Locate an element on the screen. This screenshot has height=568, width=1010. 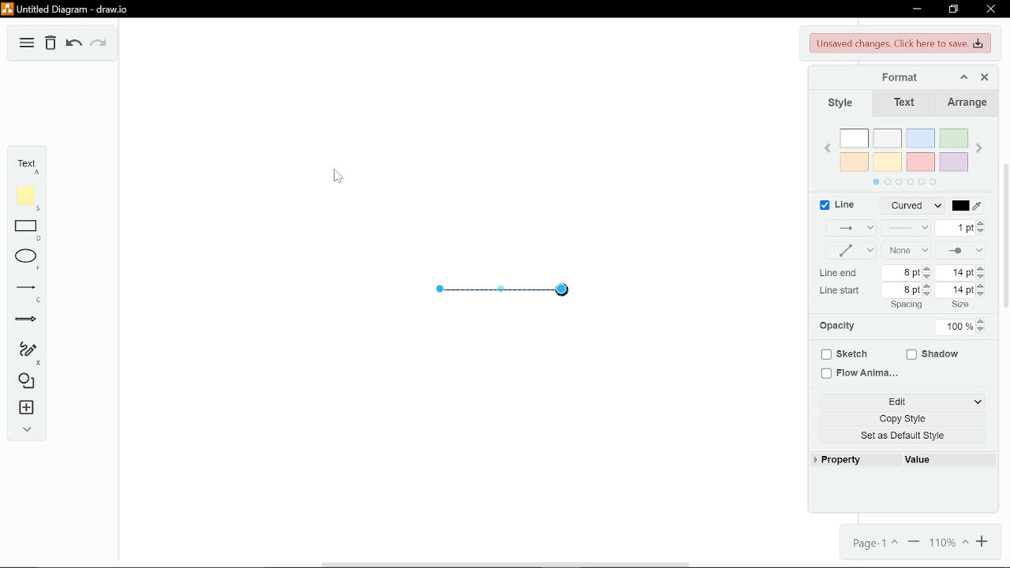
Increase opacity is located at coordinates (982, 321).